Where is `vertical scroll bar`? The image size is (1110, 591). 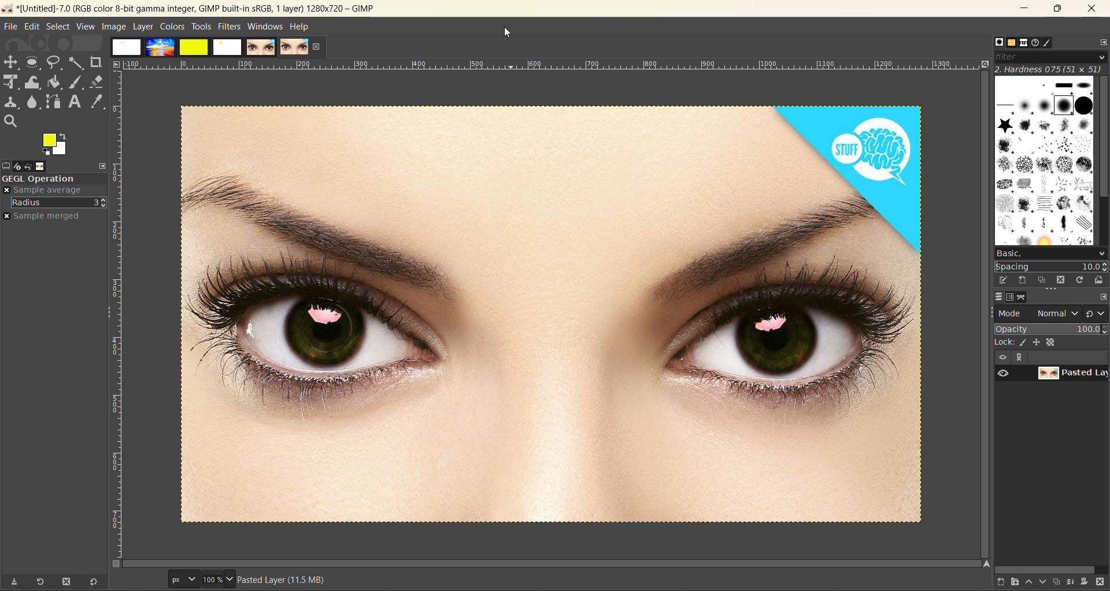 vertical scroll bar is located at coordinates (1103, 142).